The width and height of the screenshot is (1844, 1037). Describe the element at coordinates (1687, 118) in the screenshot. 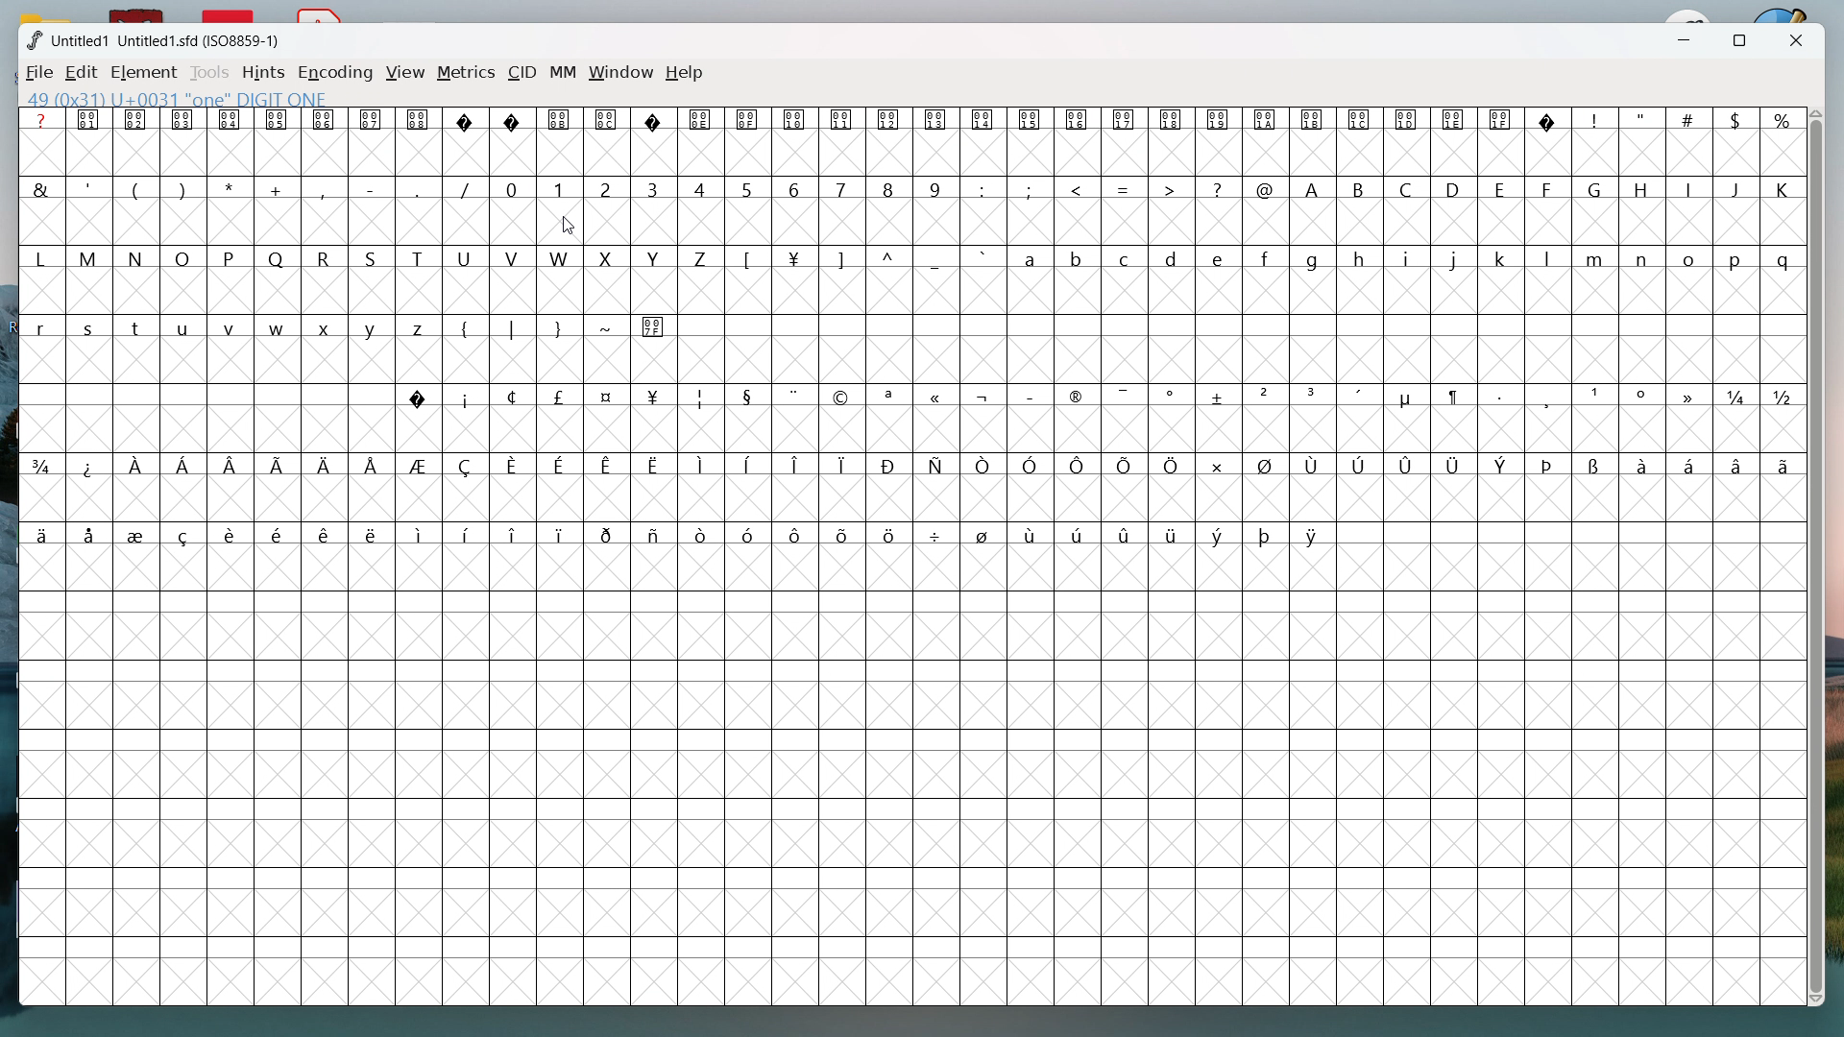

I see `#` at that location.